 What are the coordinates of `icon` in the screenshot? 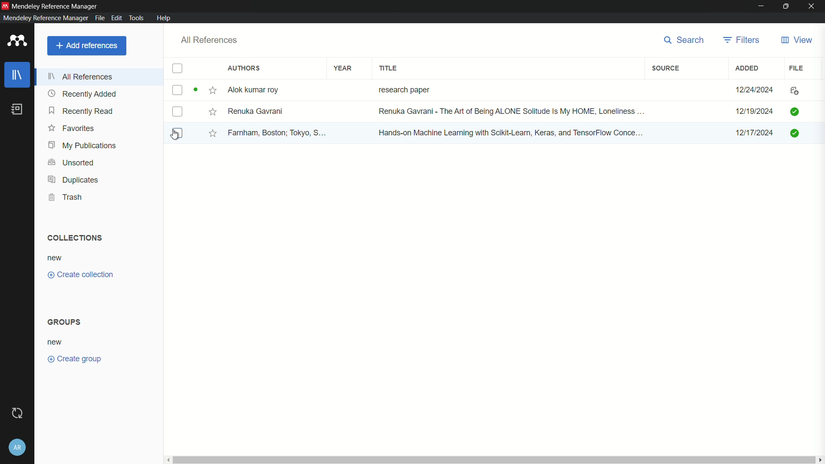 It's located at (794, 112).